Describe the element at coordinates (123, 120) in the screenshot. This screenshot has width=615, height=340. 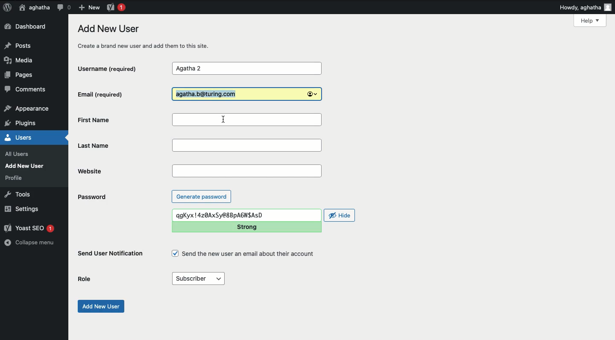
I see `First Name` at that location.